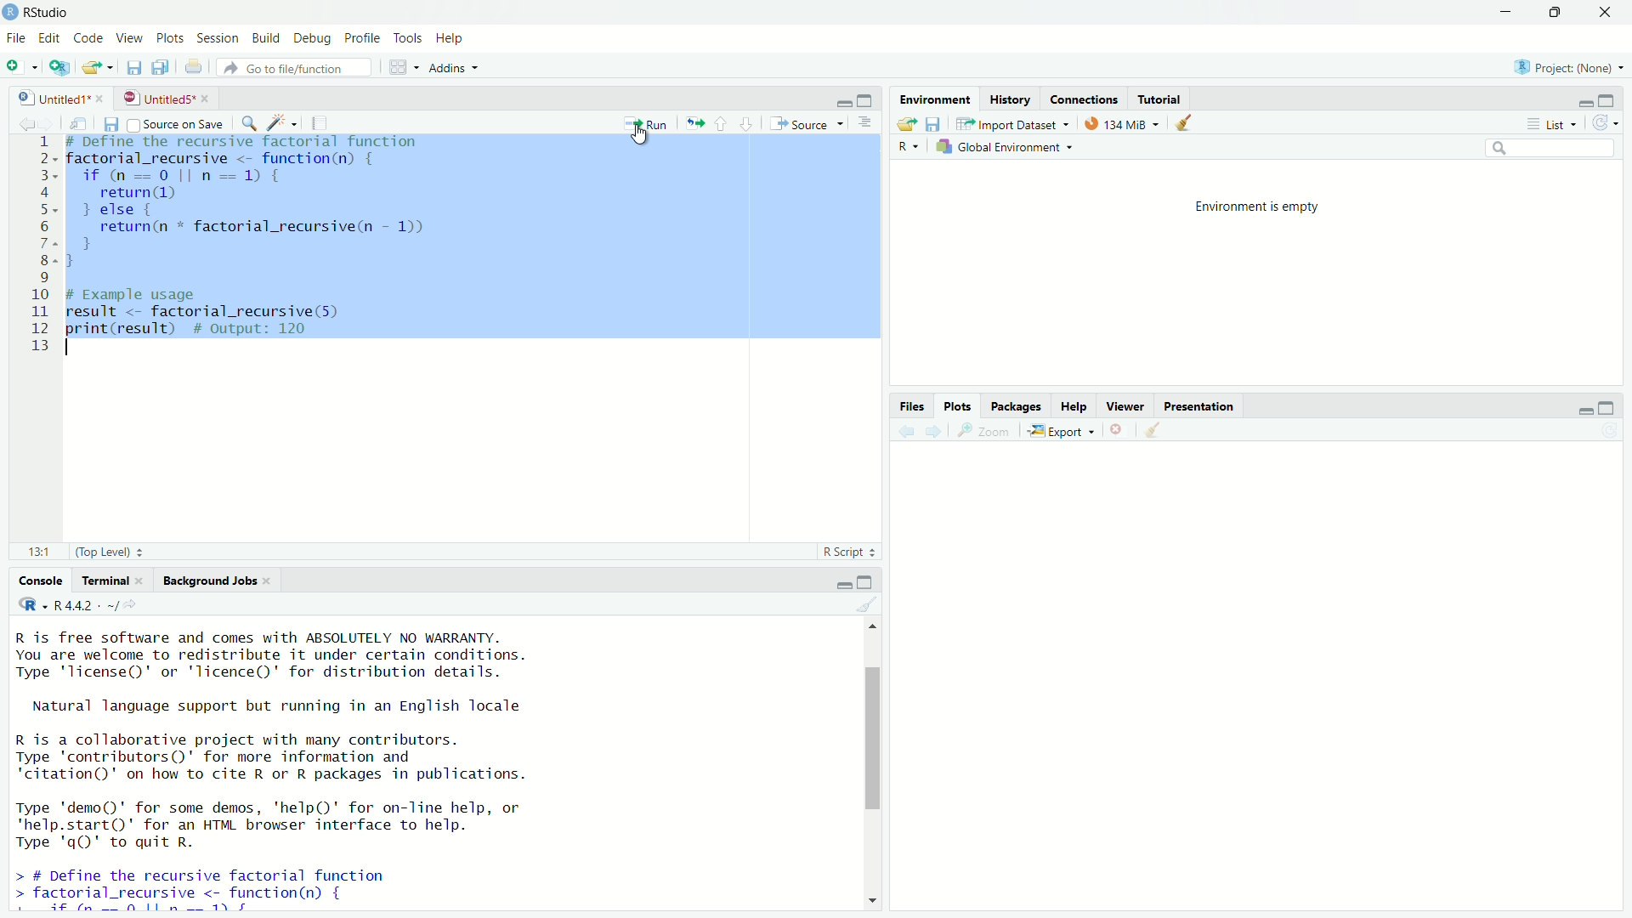 Image resolution: width=1632 pixels, height=918 pixels. Describe the element at coordinates (269, 242) in the screenshot. I see `# Derine the recursive tactorial Tunction
factorial_recursive <- function(n) {
ifh=01Iln=1{
return(1)
} else {
return(n * factorial_recursive(n - 1)) |
3}
3}
# Example usage
result <- factorial_recursive(5)
print(result) # Output: 120` at that location.